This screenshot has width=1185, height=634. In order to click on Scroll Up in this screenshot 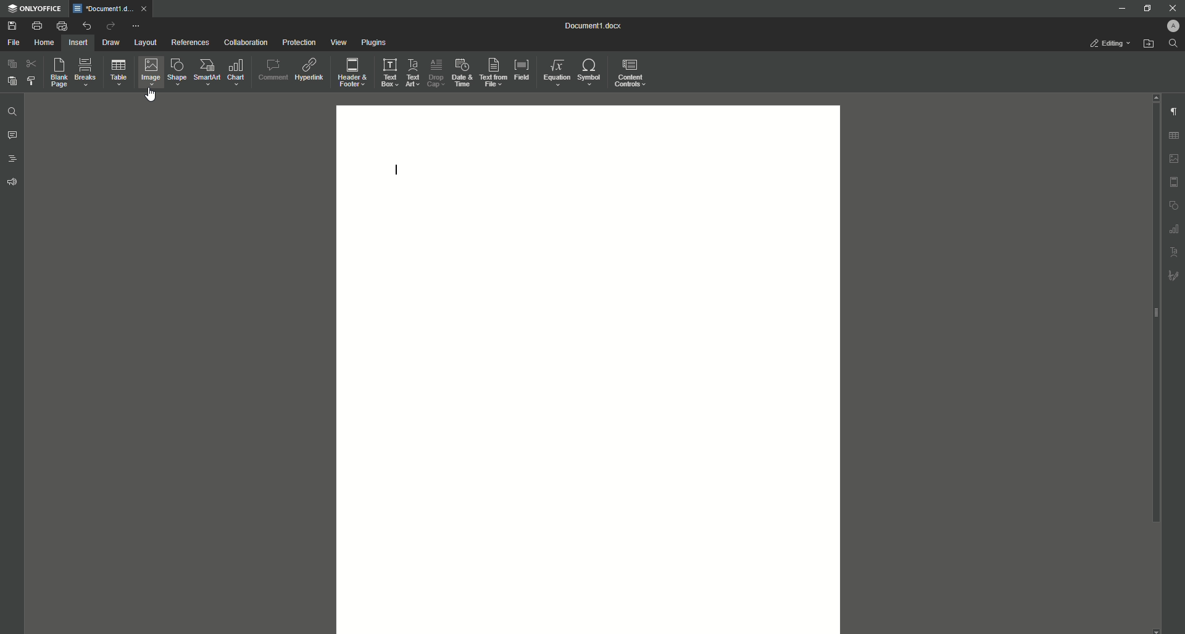, I will do `click(1153, 97)`.